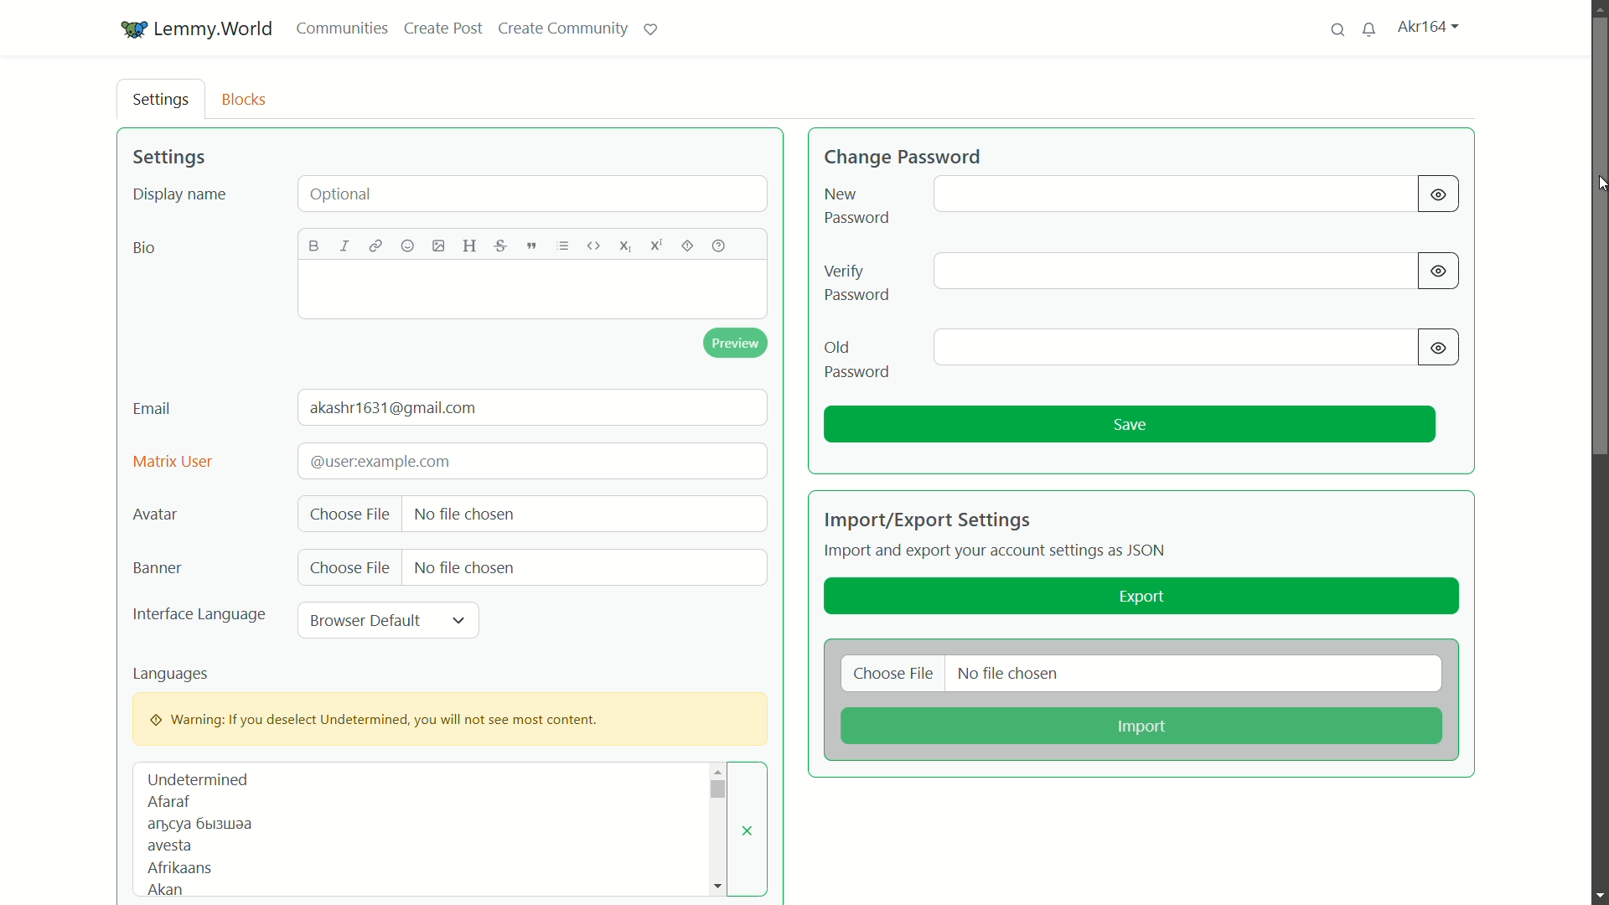 The width and height of the screenshot is (1609, 905). What do you see at coordinates (246, 101) in the screenshot?
I see `blocks` at bounding box center [246, 101].